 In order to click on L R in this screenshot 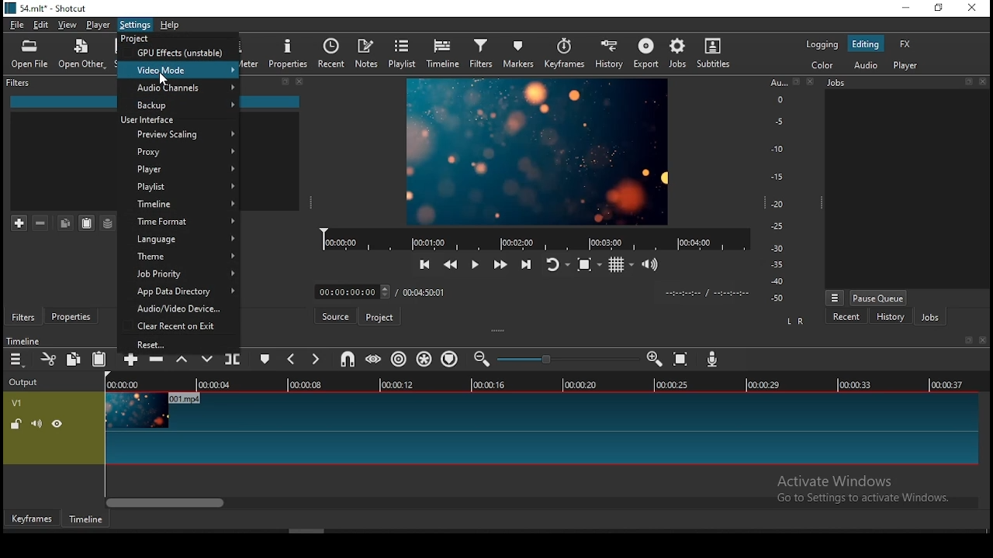, I will do `click(797, 322)`.